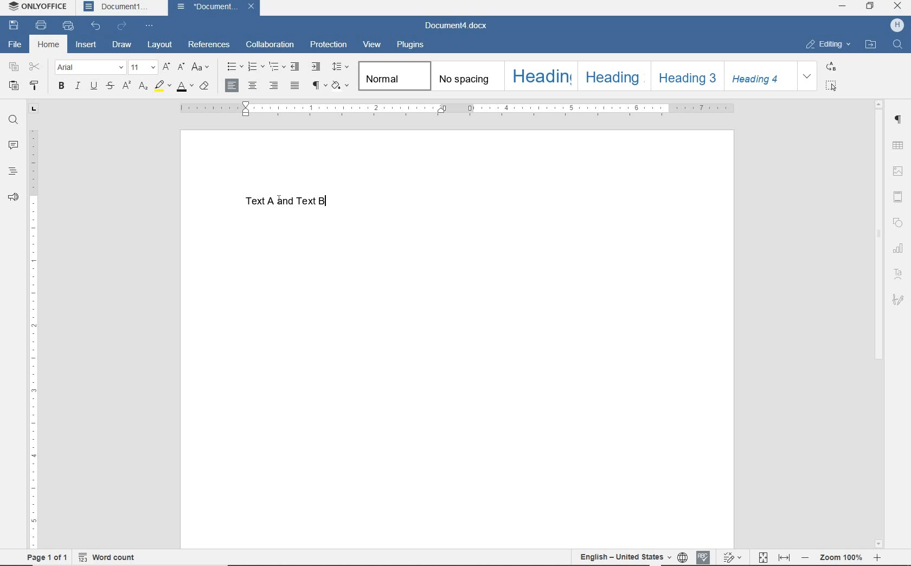 The image size is (911, 566). I want to click on FIND, so click(899, 46).